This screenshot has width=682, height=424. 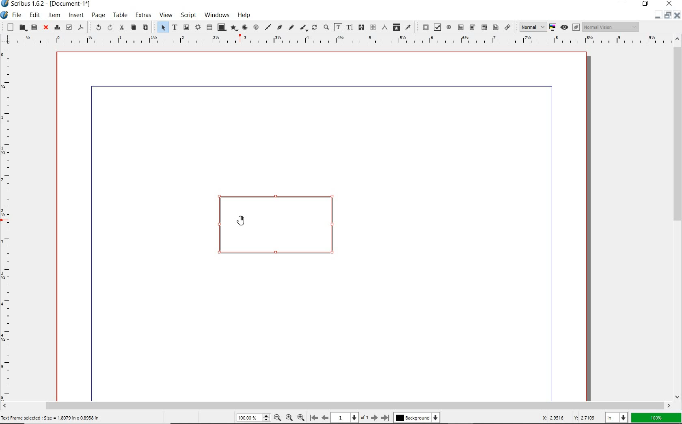 What do you see at coordinates (375, 418) in the screenshot?
I see `Next Page` at bounding box center [375, 418].